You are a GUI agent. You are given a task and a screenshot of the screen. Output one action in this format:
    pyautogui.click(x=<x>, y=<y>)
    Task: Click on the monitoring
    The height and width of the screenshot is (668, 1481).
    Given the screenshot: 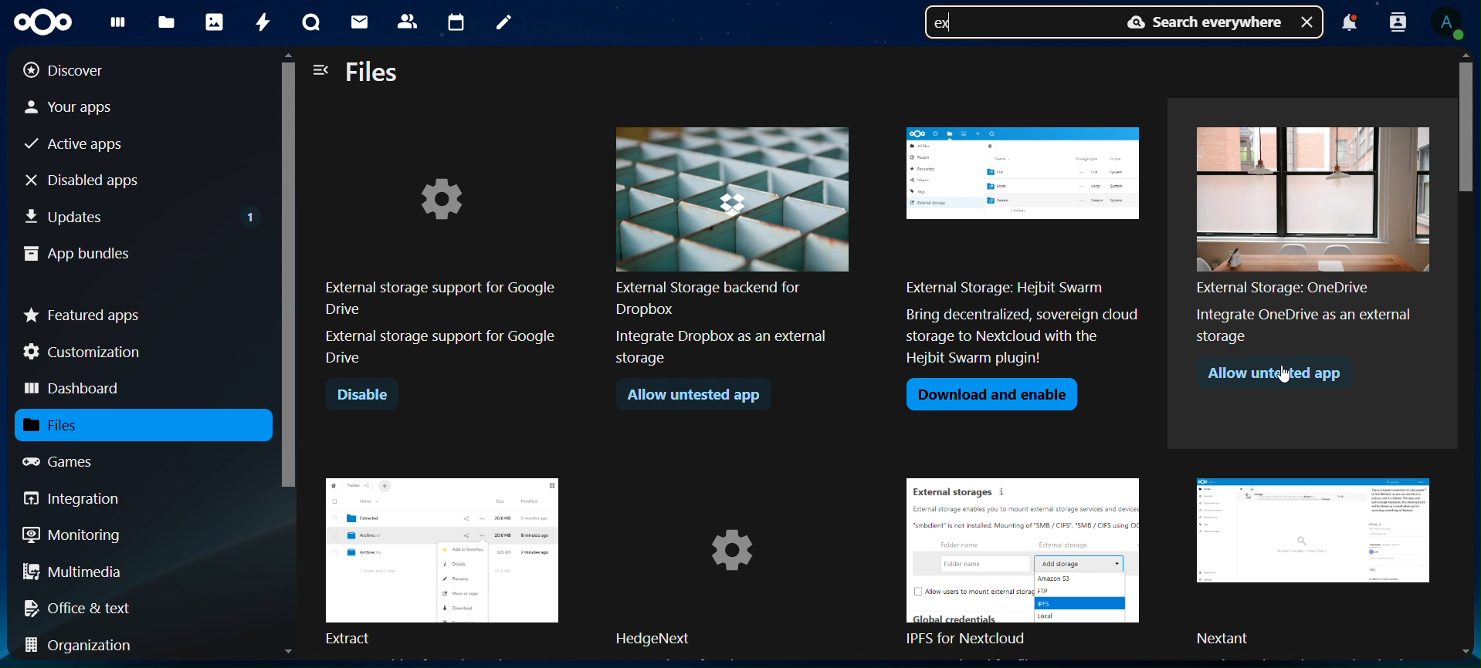 What is the action you would take?
    pyautogui.click(x=73, y=534)
    